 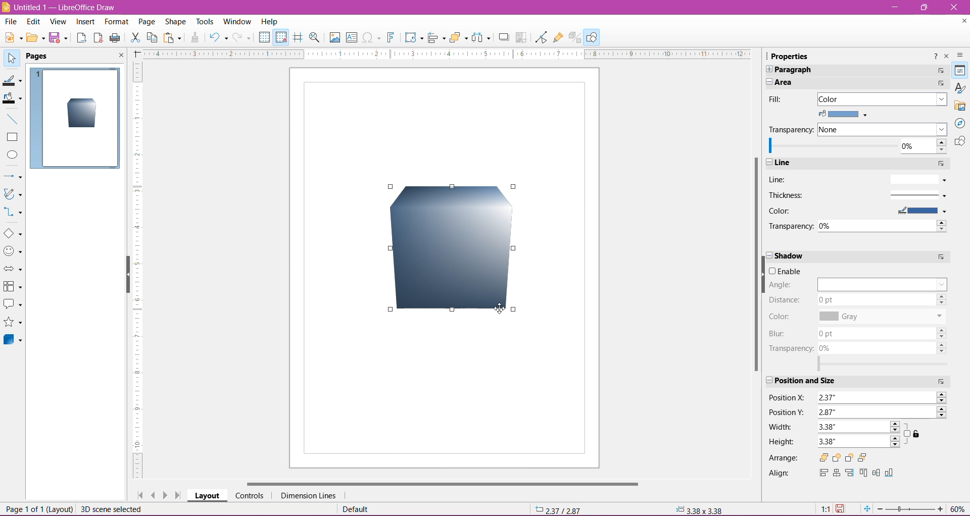 I want to click on Cube Shape inserted, so click(x=82, y=114).